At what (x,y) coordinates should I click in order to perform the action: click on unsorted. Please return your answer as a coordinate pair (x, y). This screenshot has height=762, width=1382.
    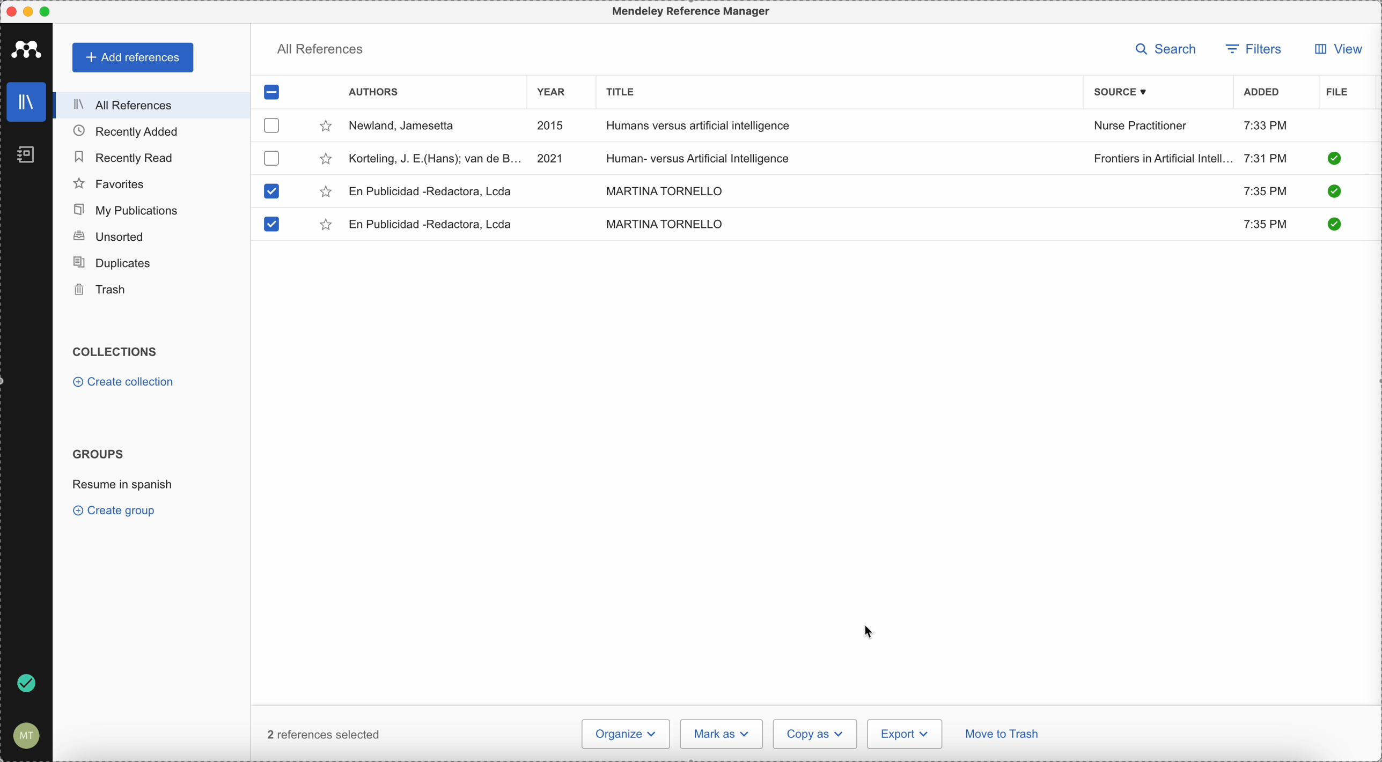
    Looking at the image, I should click on (108, 236).